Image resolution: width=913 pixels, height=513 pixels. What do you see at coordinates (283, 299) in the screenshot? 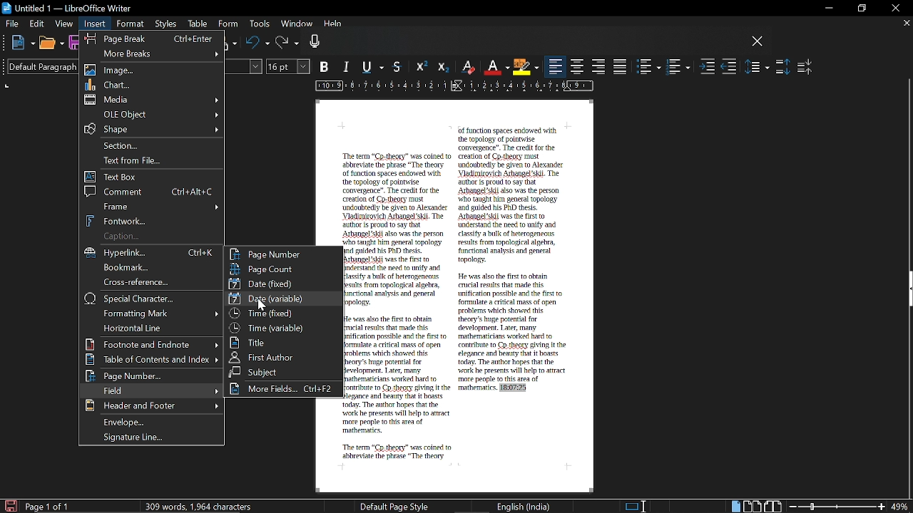
I see `Date date variable` at bounding box center [283, 299].